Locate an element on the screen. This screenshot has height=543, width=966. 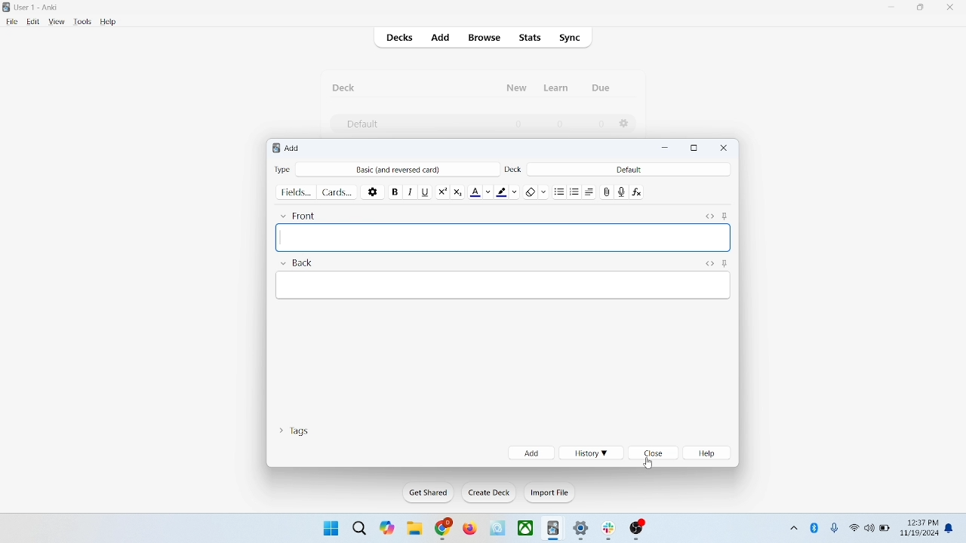
blank space is located at coordinates (504, 284).